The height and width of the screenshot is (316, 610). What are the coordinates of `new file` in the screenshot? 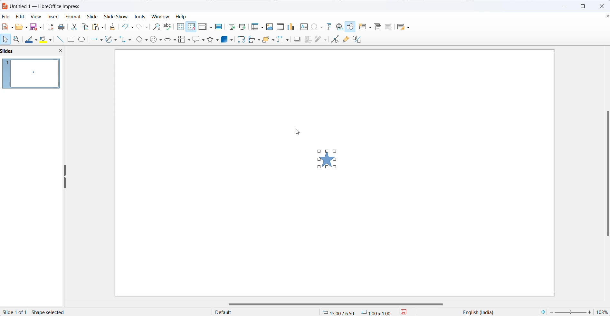 It's located at (9, 27).